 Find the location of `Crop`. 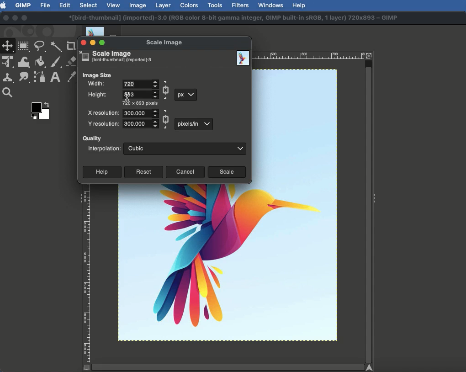

Crop is located at coordinates (70, 46).